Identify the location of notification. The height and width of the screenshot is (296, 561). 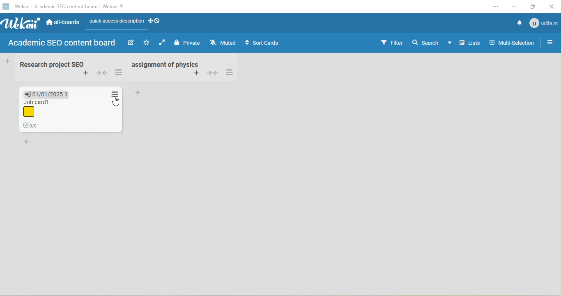
(520, 23).